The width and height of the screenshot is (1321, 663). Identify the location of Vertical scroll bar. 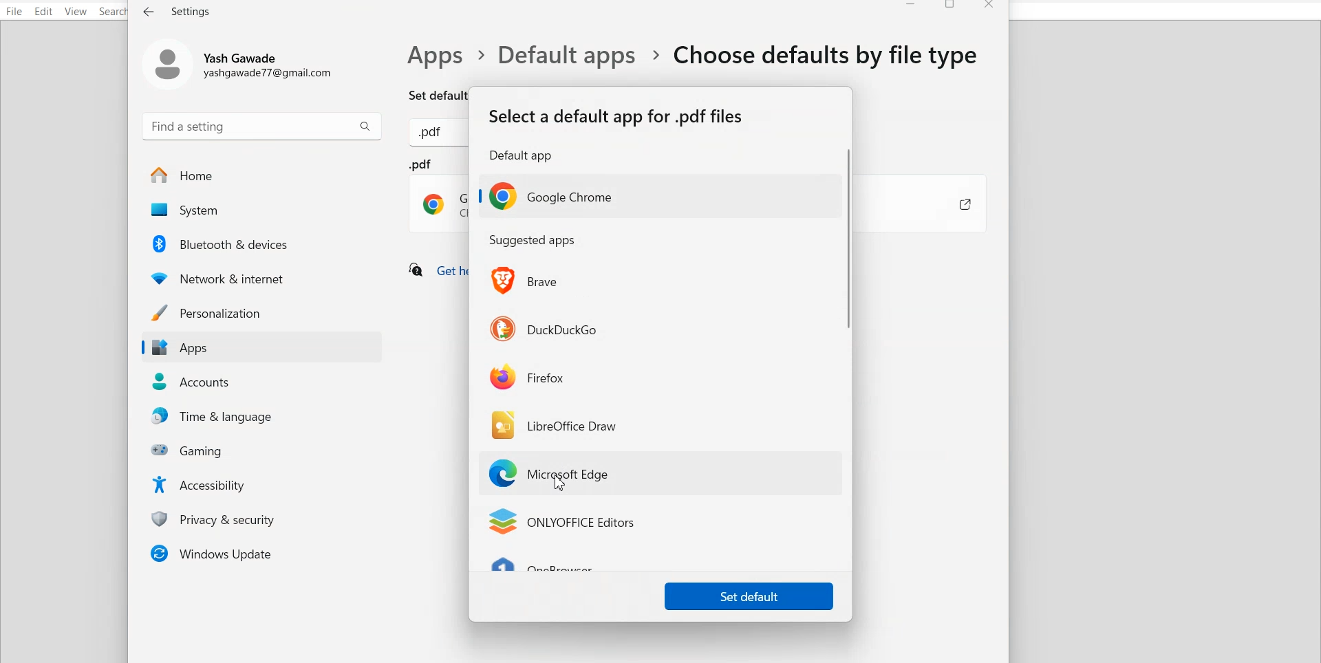
(849, 357).